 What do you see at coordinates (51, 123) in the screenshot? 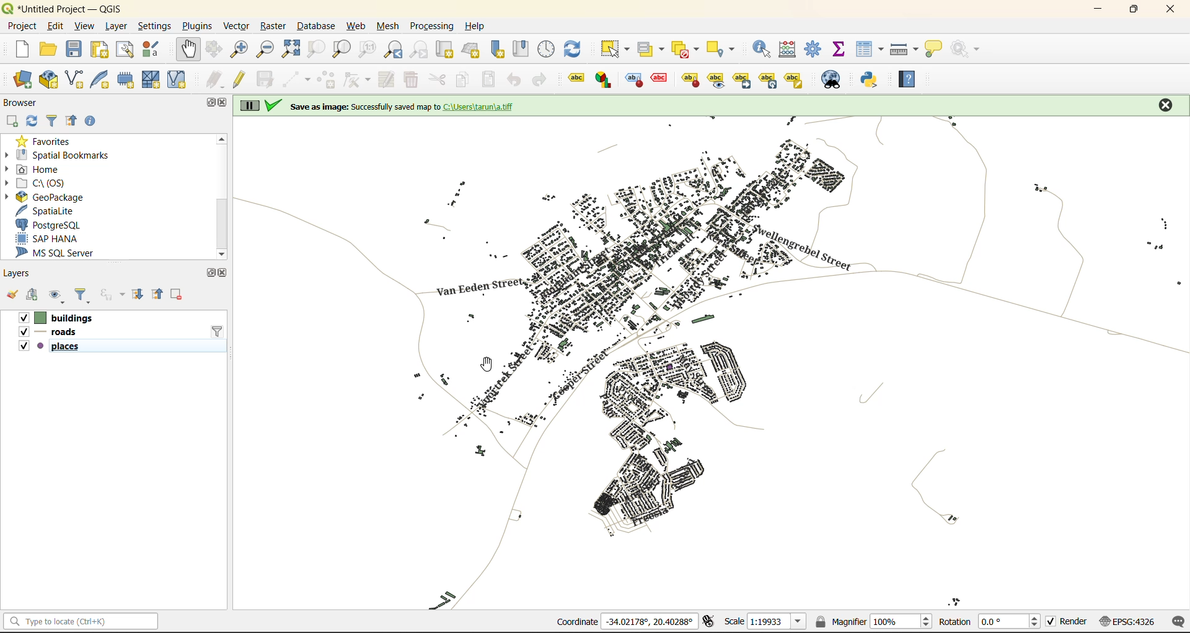
I see `filter` at bounding box center [51, 123].